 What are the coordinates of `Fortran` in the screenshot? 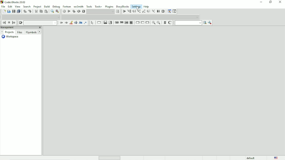 It's located at (67, 6).